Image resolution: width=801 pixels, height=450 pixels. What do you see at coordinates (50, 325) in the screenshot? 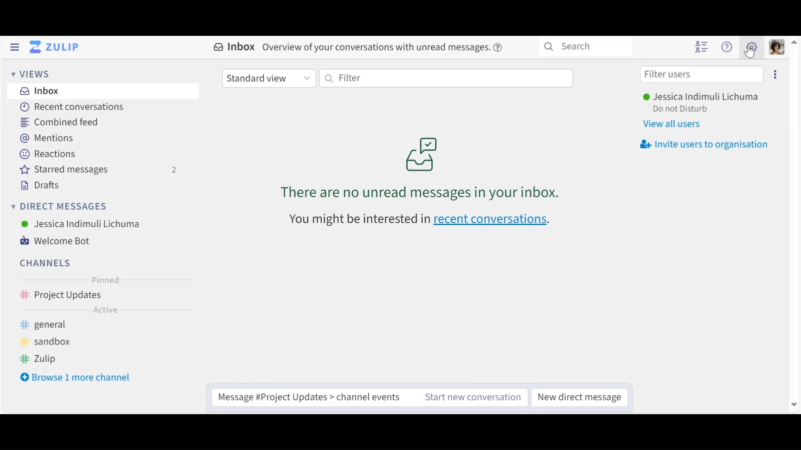
I see `general` at bounding box center [50, 325].